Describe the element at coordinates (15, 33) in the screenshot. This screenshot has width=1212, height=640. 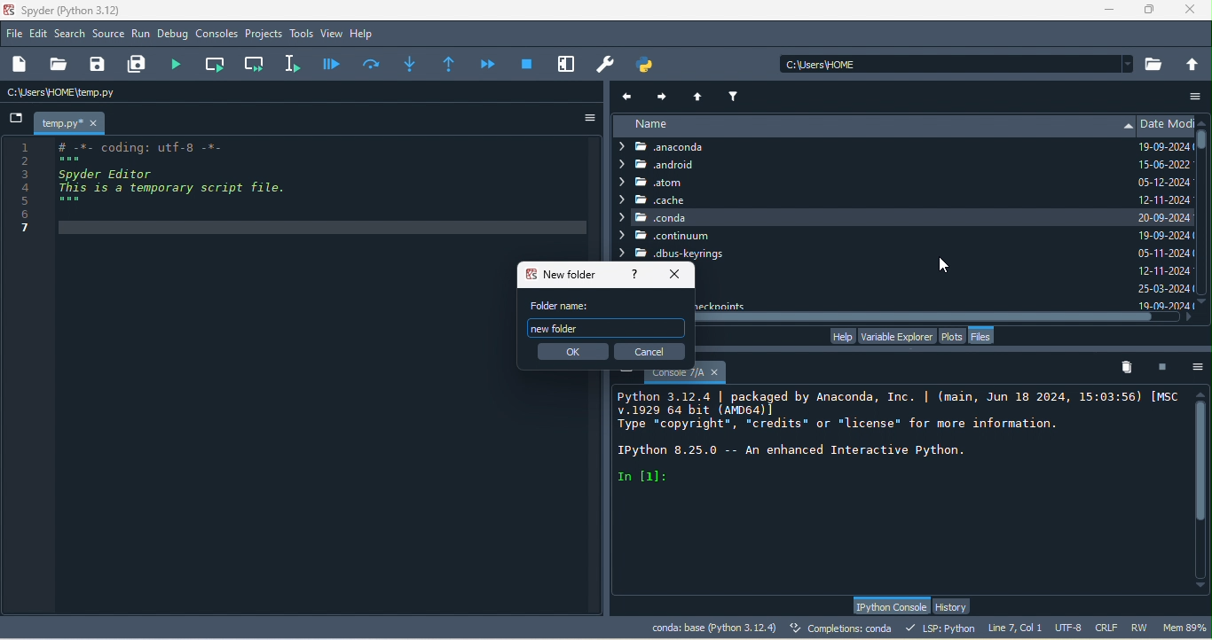
I see `file` at that location.